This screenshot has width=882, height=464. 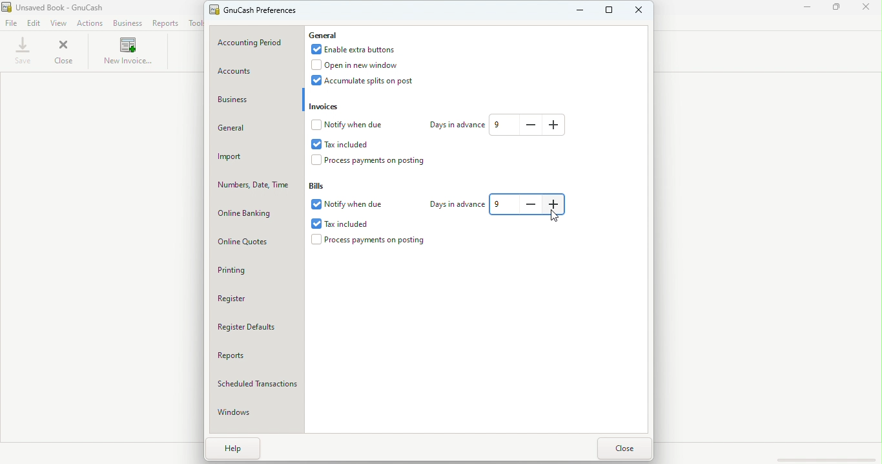 What do you see at coordinates (347, 206) in the screenshot?
I see `Notify when due` at bounding box center [347, 206].